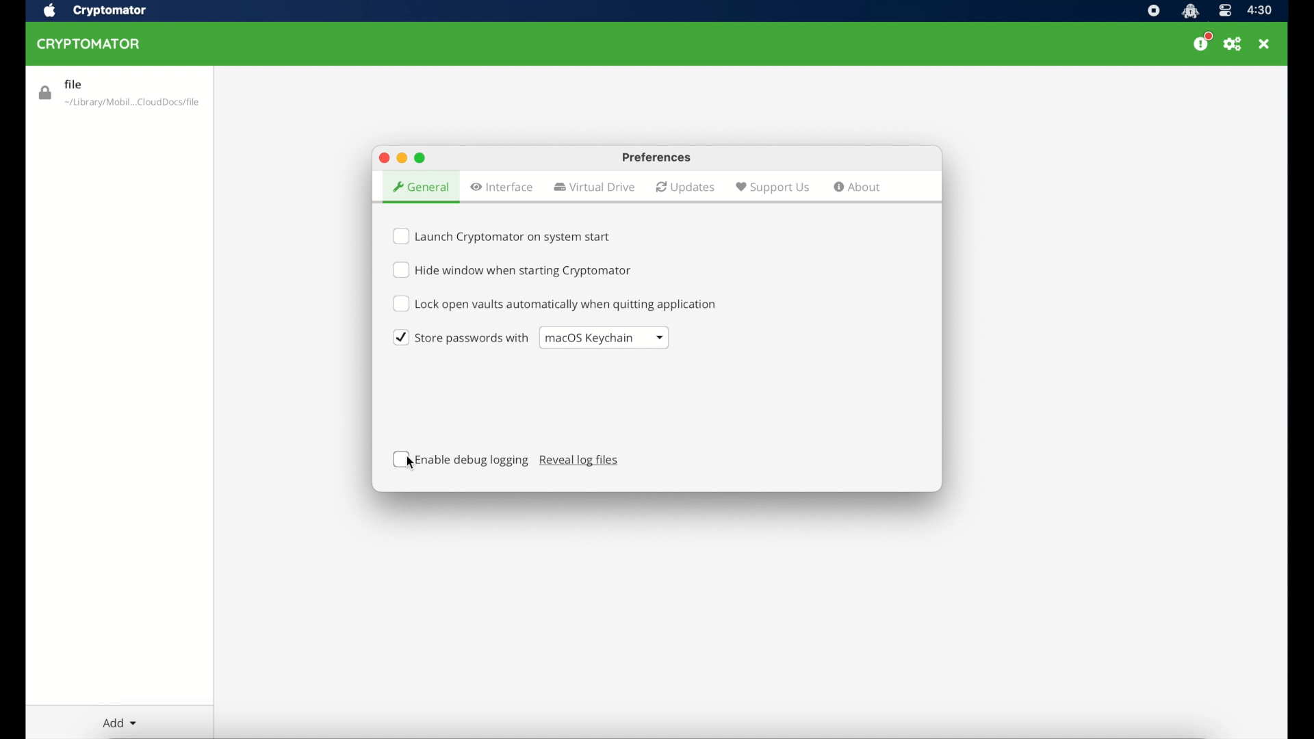  What do you see at coordinates (90, 44) in the screenshot?
I see `cryptomator` at bounding box center [90, 44].